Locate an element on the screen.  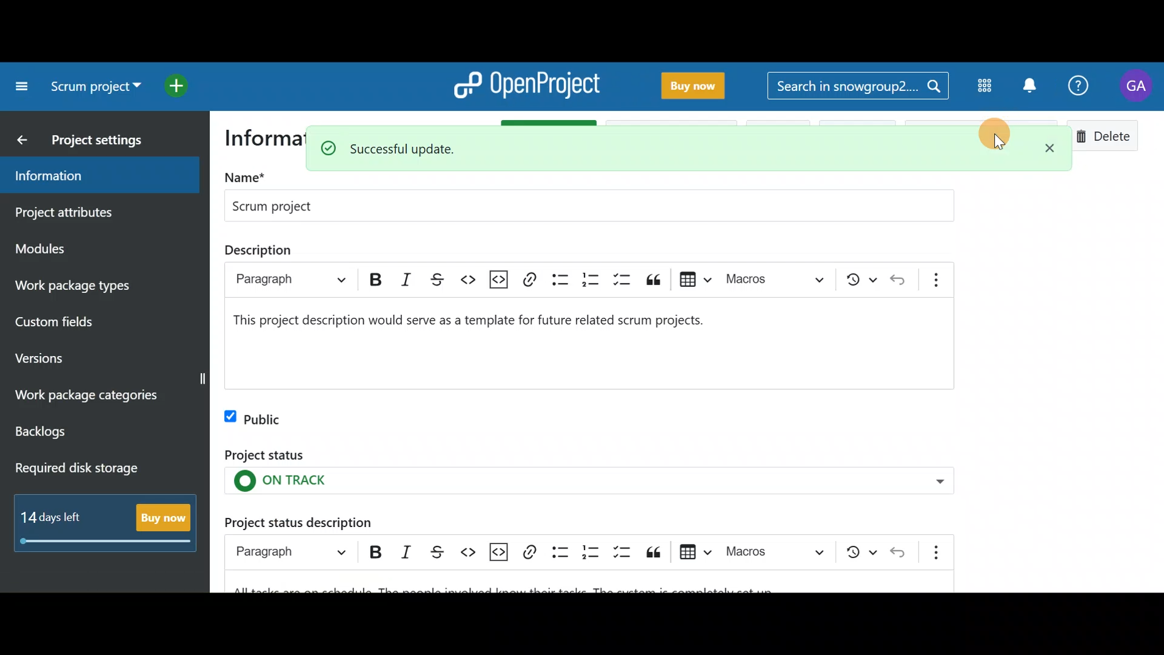
to-do list is located at coordinates (621, 280).